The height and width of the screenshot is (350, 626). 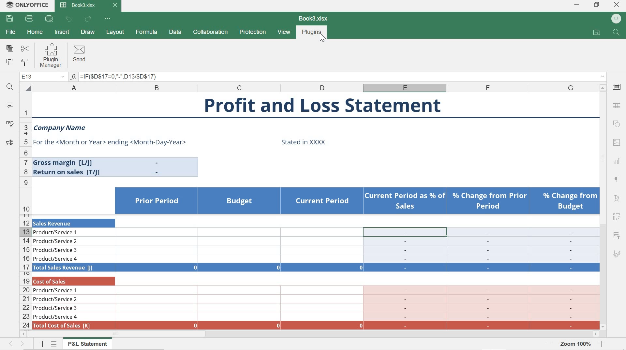 What do you see at coordinates (42, 344) in the screenshot?
I see `add new sheet` at bounding box center [42, 344].